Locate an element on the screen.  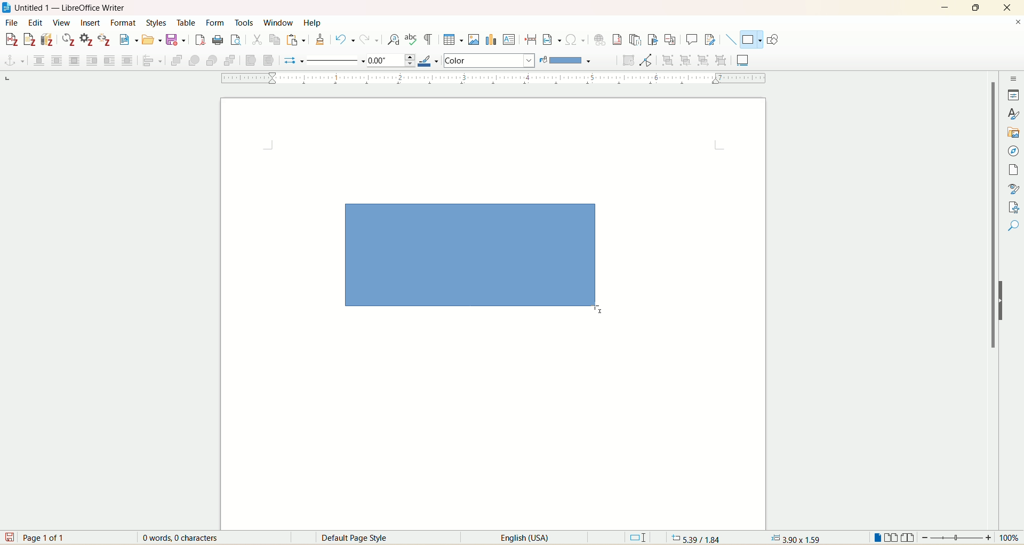
accessibility check is located at coordinates (1014, 226).